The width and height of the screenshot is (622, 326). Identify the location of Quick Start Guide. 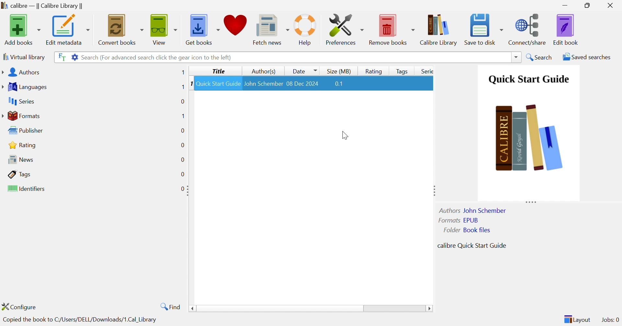
(217, 83).